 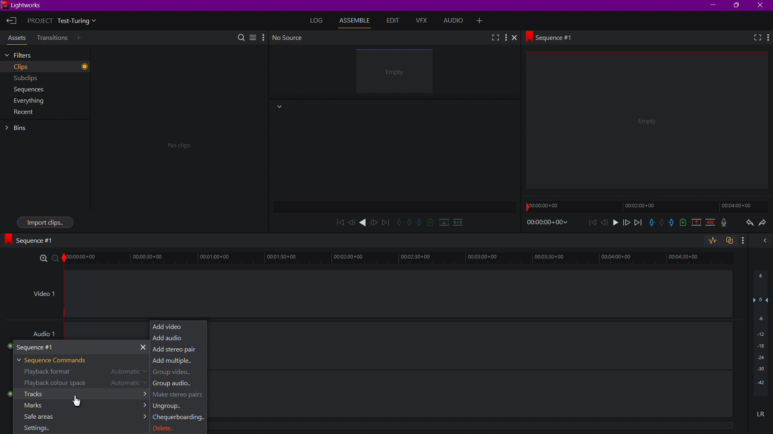 I want to click on Import clips, so click(x=45, y=221).